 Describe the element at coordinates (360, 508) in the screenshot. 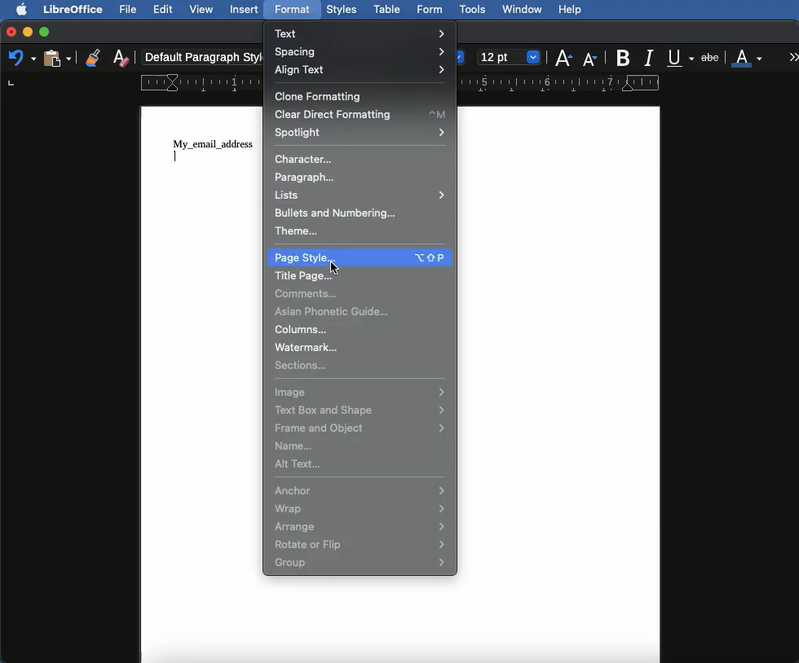

I see `Wrap` at that location.